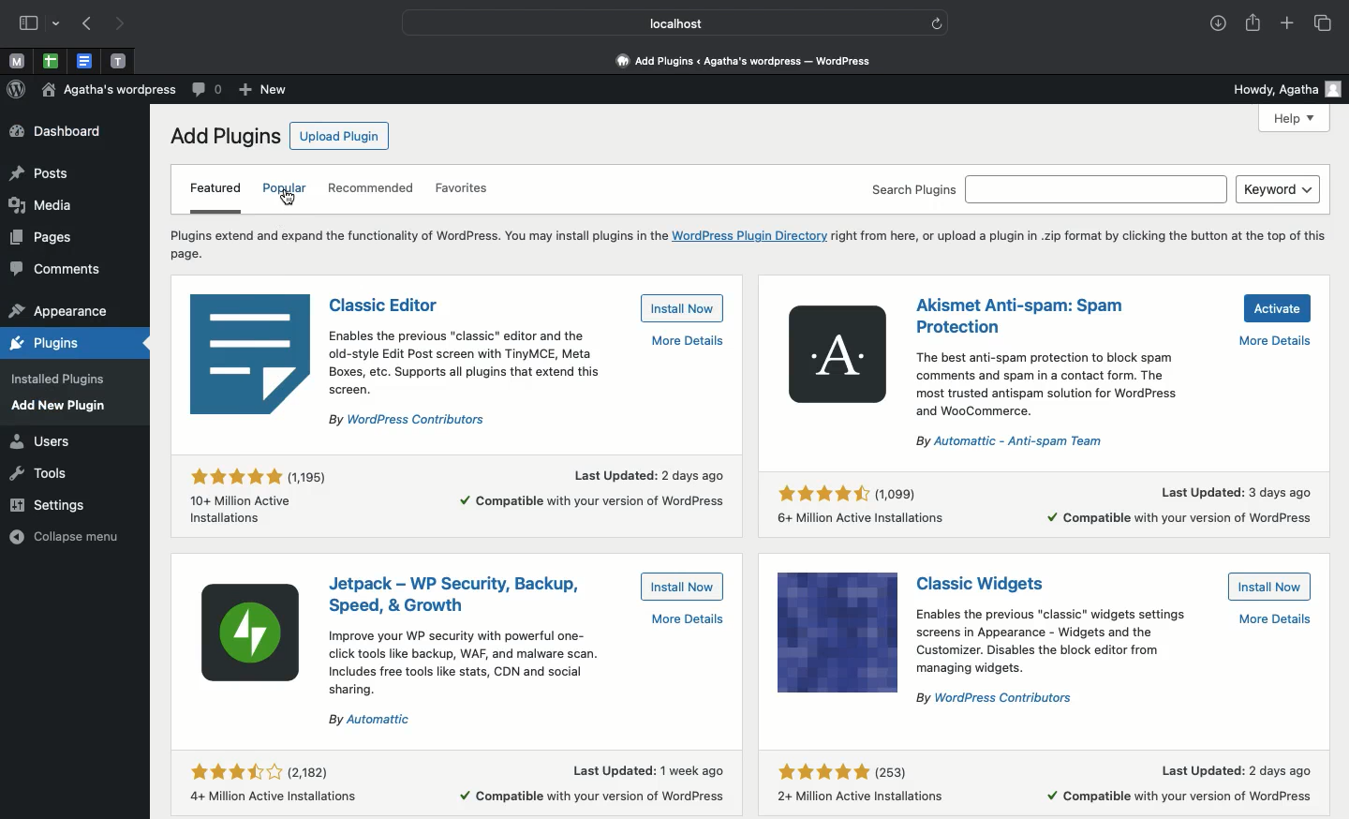 The image size is (1349, 819). I want to click on Wordpress name, so click(111, 93).